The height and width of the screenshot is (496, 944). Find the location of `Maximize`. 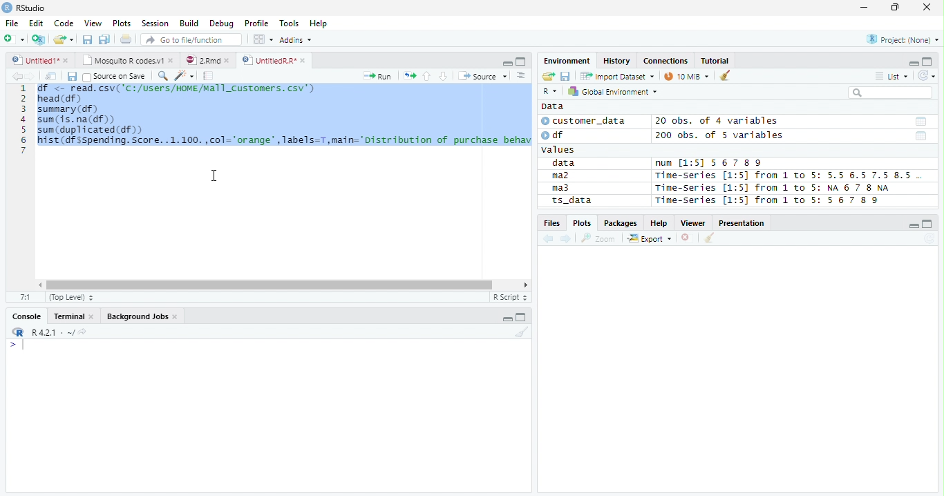

Maximize is located at coordinates (520, 61).